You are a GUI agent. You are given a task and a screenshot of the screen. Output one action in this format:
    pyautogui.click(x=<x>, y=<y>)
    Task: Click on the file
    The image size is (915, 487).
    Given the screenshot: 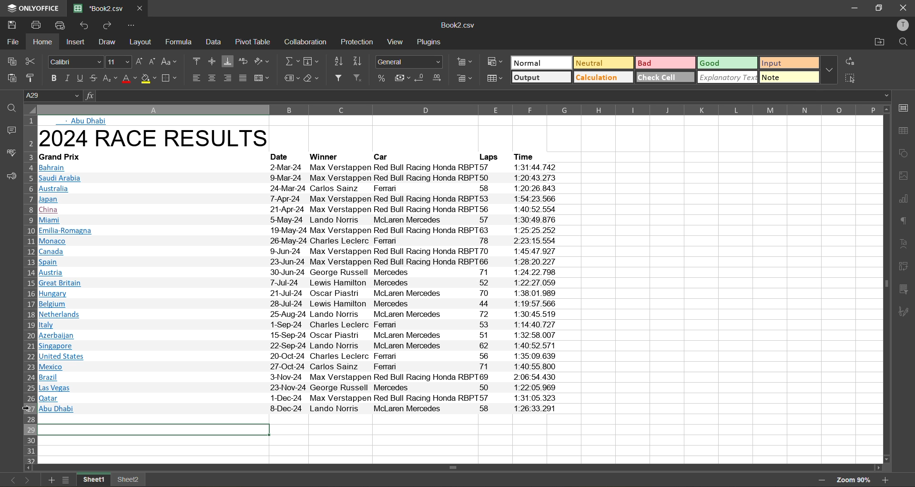 What is the action you would take?
    pyautogui.click(x=11, y=40)
    